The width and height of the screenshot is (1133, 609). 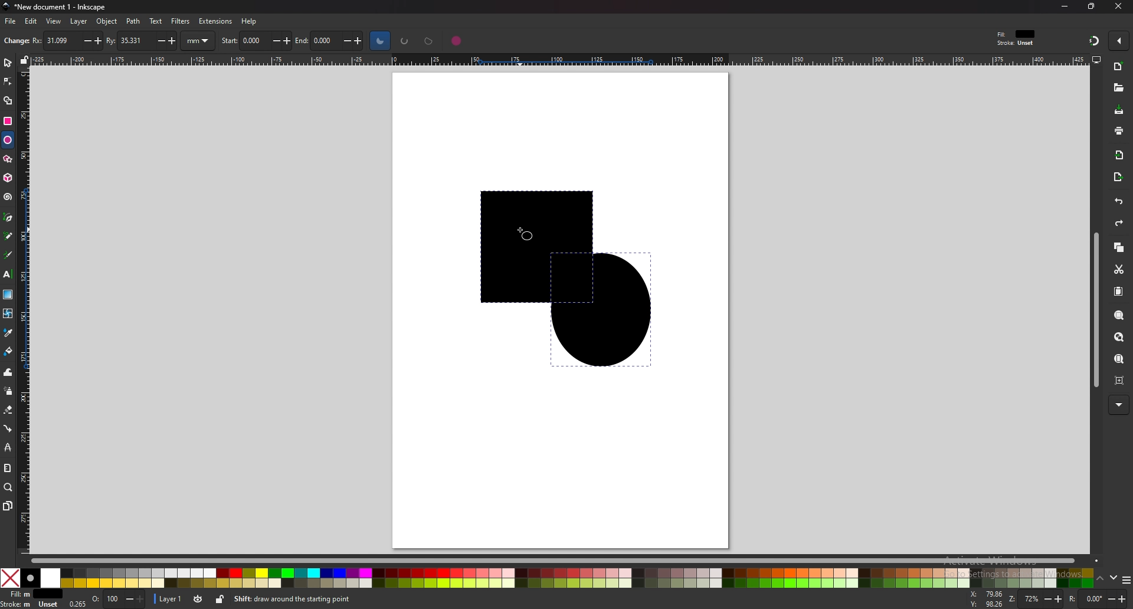 I want to click on toggle visibility, so click(x=197, y=599).